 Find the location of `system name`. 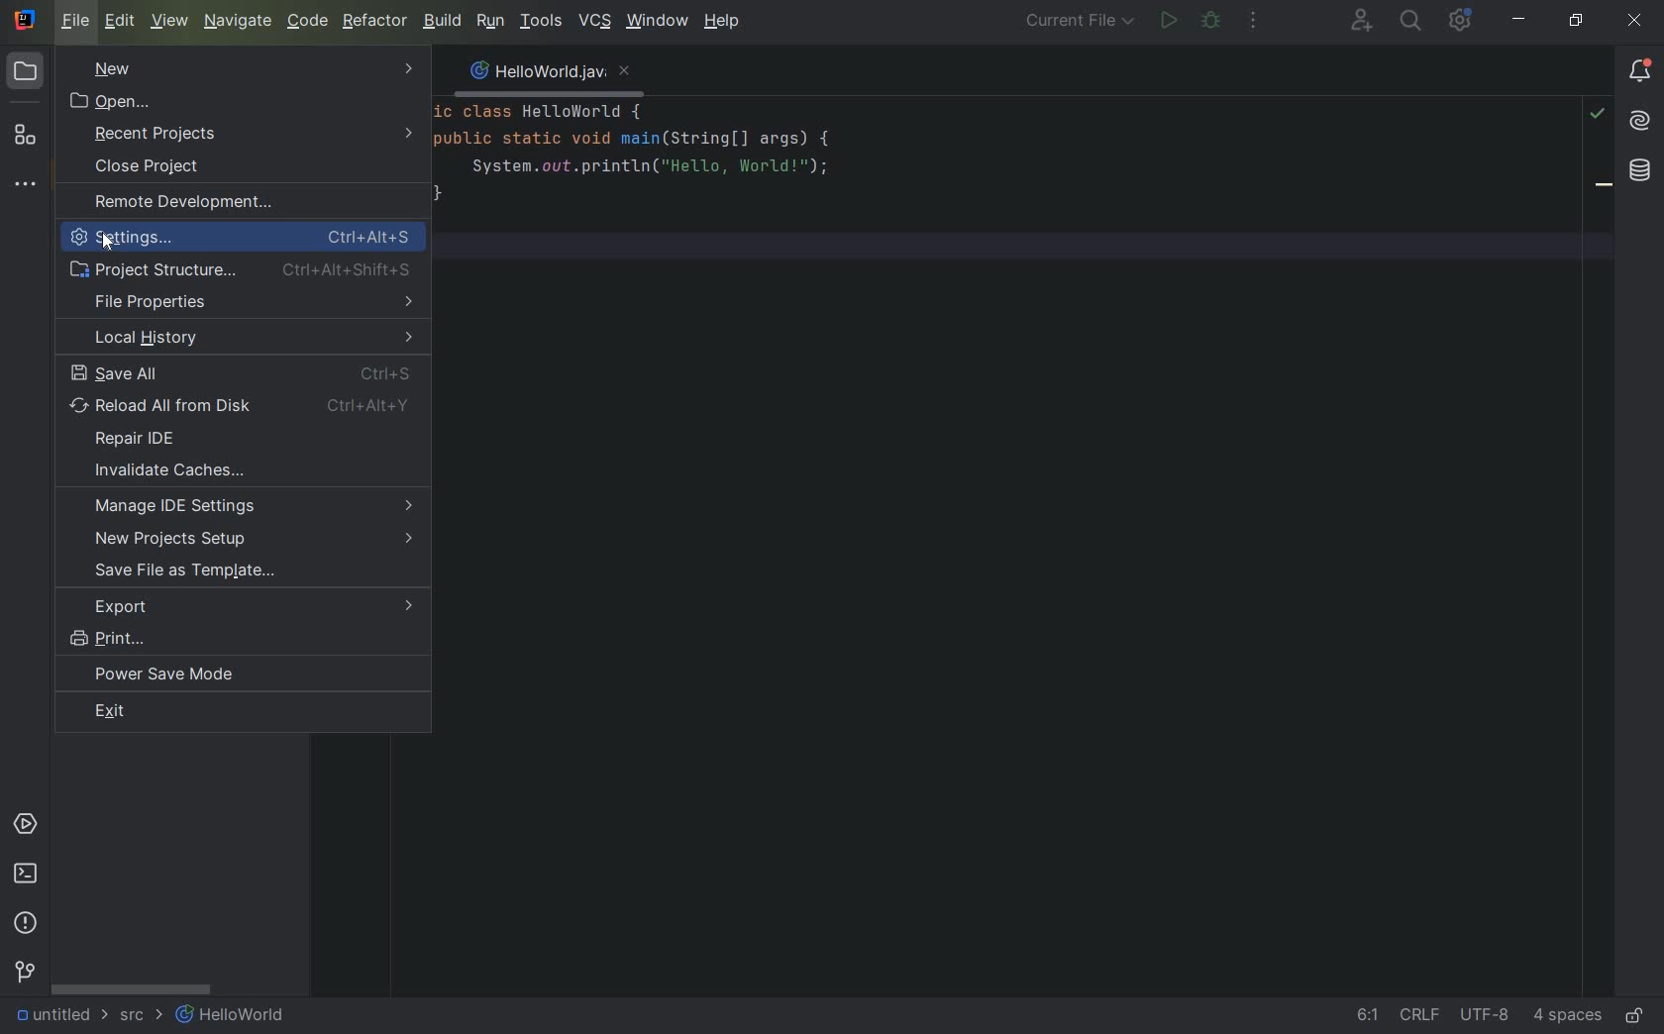

system name is located at coordinates (25, 20).